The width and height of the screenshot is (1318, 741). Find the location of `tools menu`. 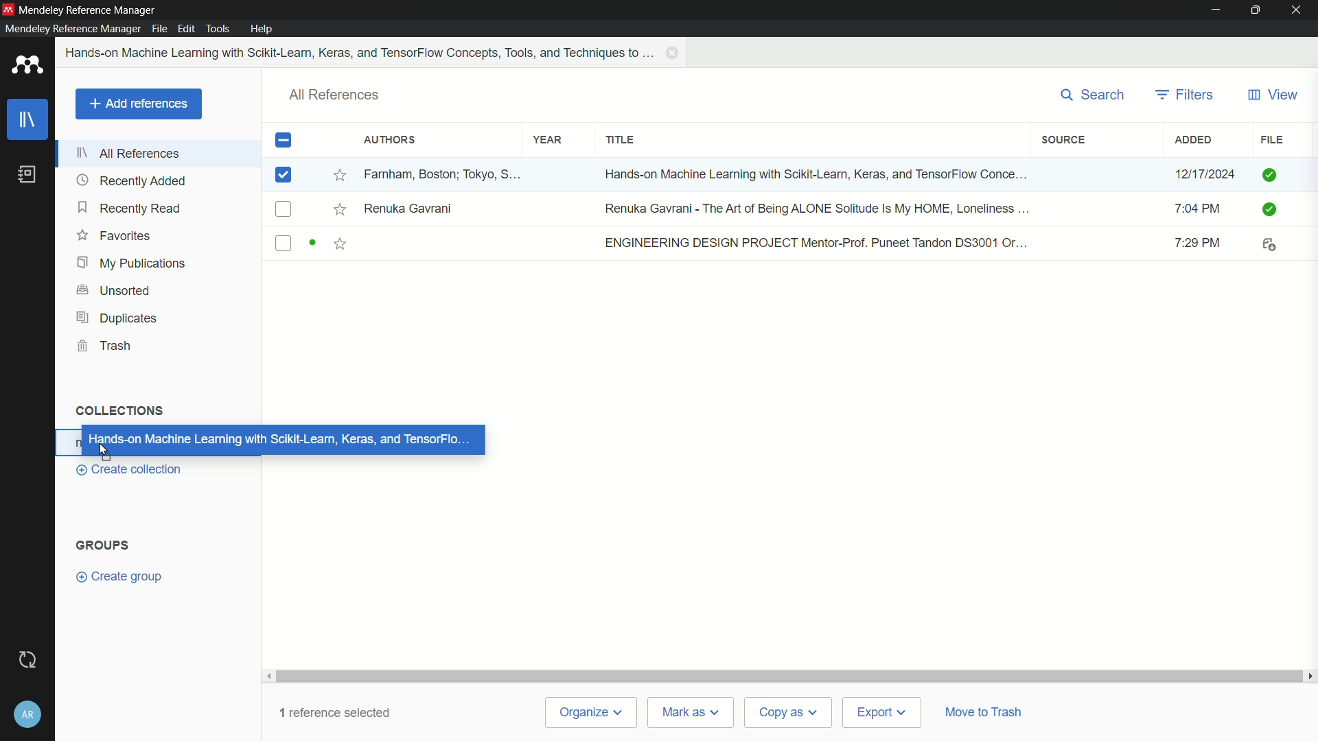

tools menu is located at coordinates (217, 30).